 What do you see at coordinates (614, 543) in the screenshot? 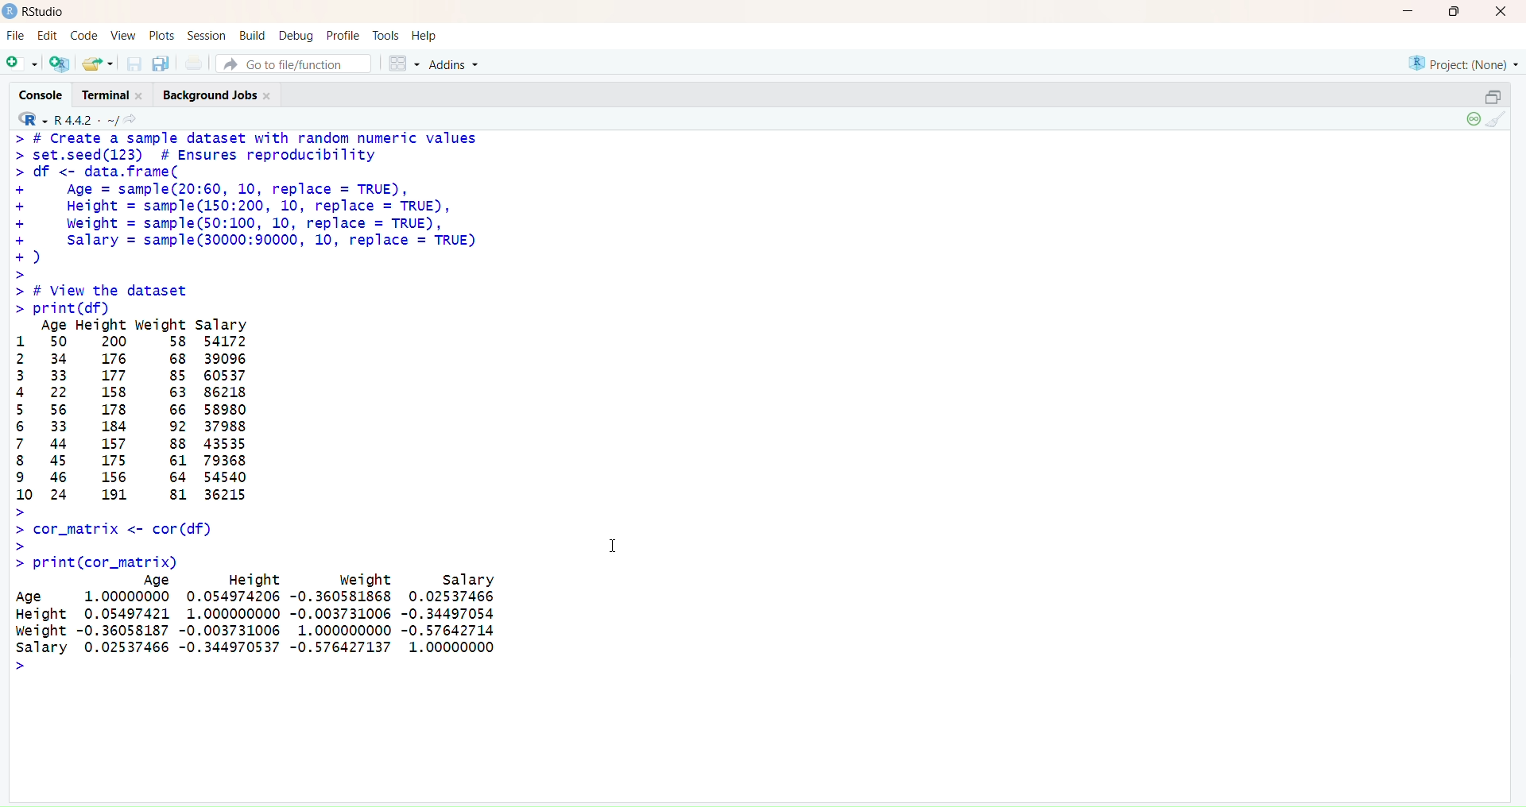
I see `Text cursor` at bounding box center [614, 543].